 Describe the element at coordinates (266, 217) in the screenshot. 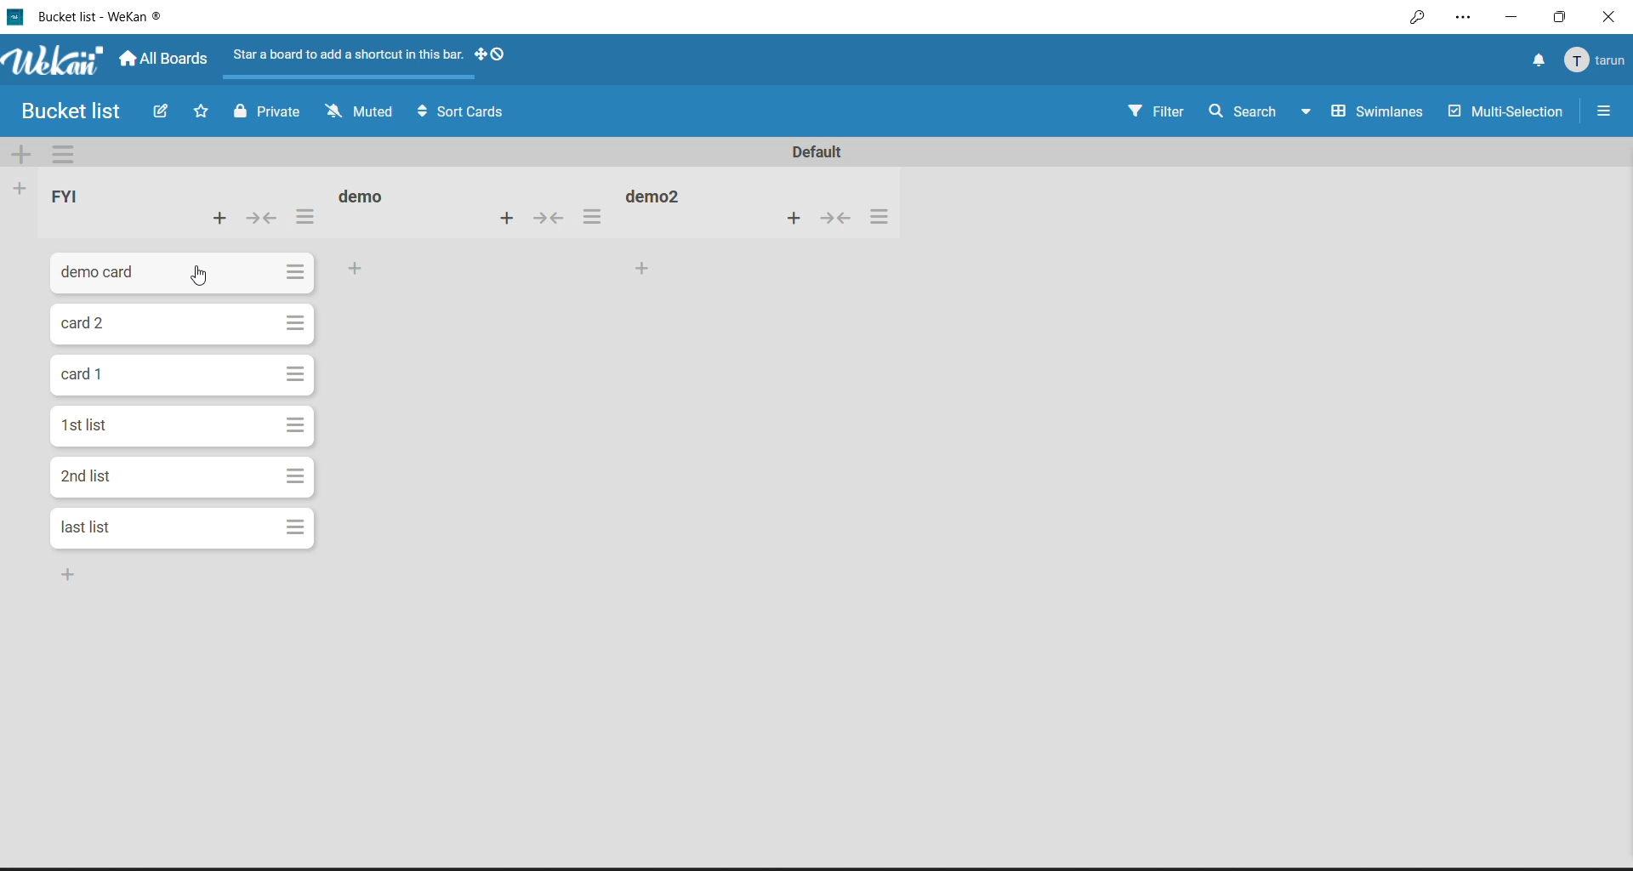

I see `collapse` at that location.